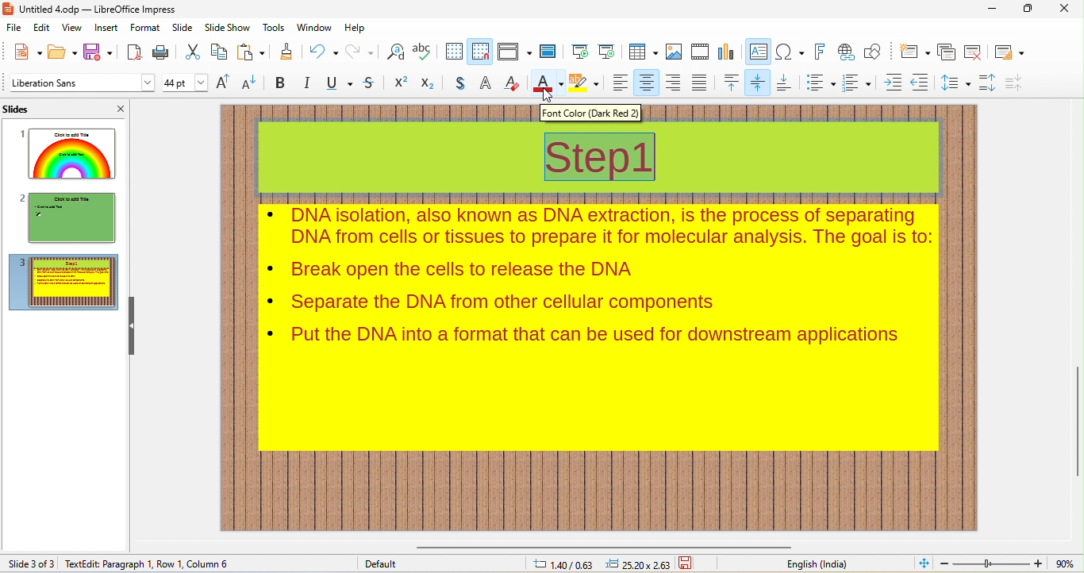 The image size is (1084, 573). Describe the element at coordinates (452, 50) in the screenshot. I see `display grid` at that location.